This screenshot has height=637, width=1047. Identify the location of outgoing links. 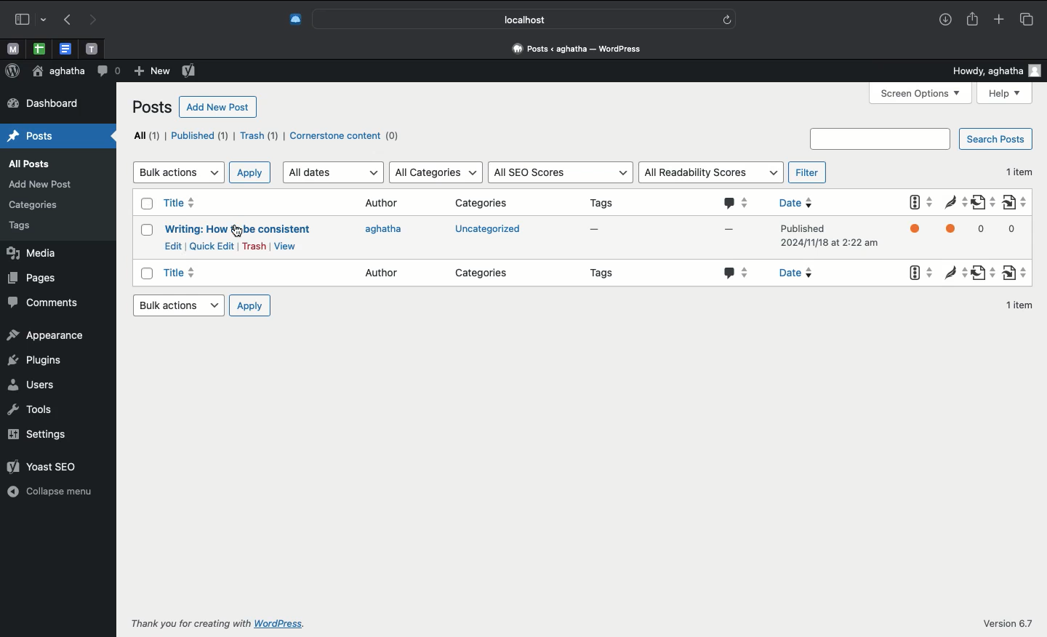
(983, 274).